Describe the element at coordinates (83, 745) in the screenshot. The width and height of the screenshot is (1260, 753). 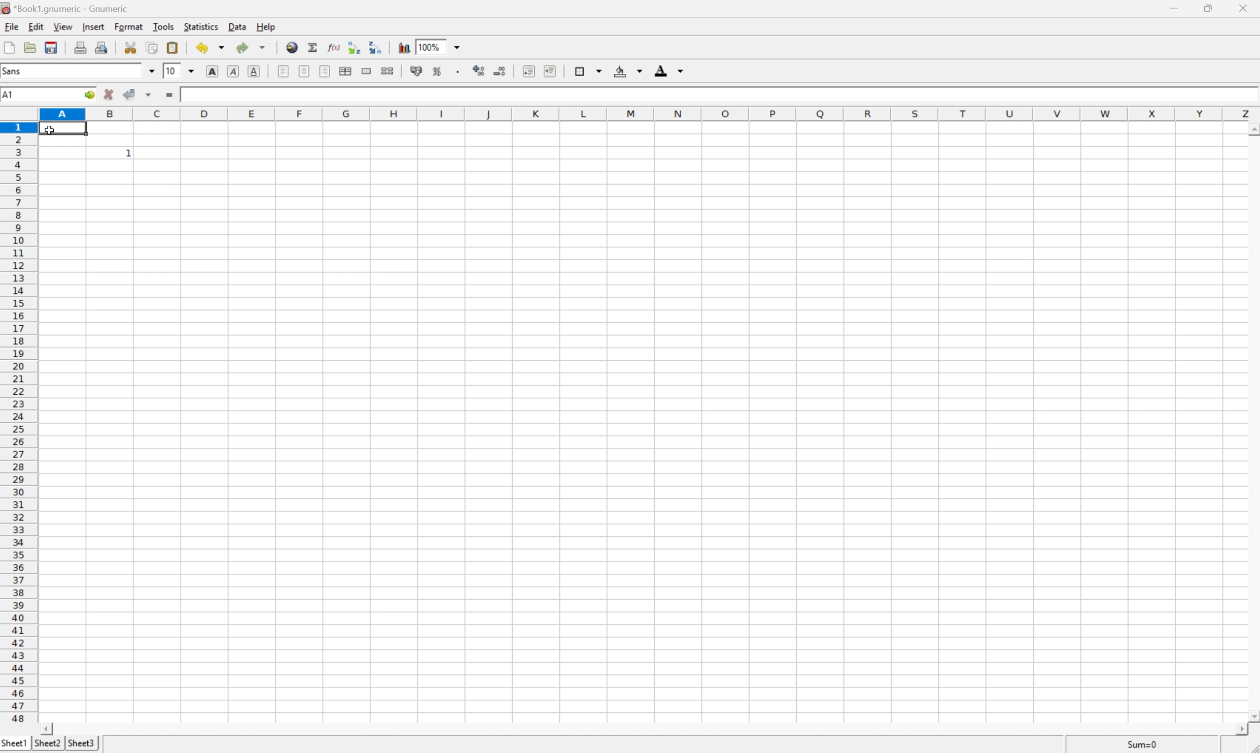
I see `sheet3` at that location.